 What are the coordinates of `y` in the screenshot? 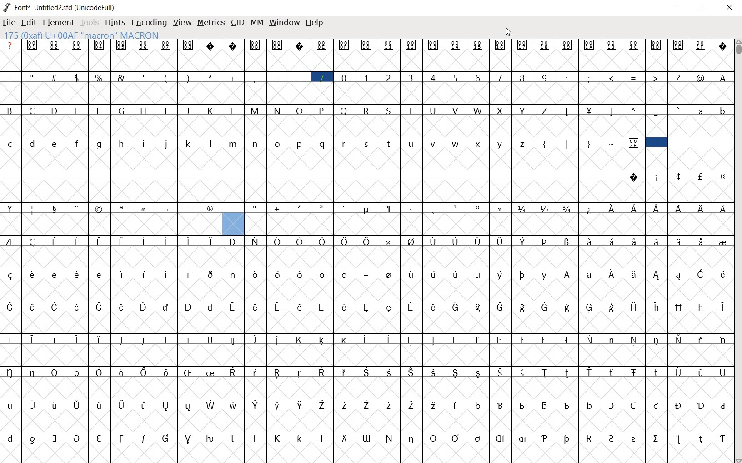 It's located at (501, 143).